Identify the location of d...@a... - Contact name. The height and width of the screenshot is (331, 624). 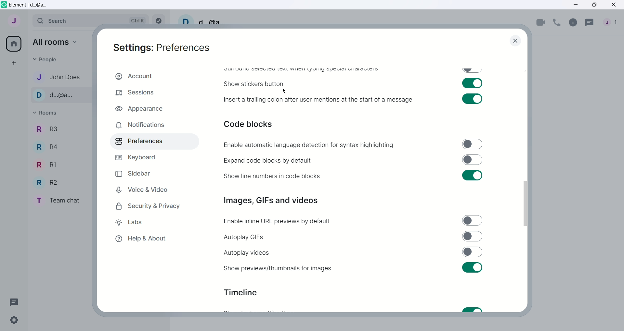
(63, 95).